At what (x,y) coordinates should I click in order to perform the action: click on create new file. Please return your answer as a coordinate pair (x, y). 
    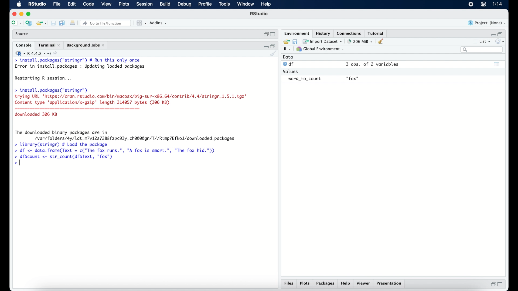
    Looking at the image, I should click on (16, 23).